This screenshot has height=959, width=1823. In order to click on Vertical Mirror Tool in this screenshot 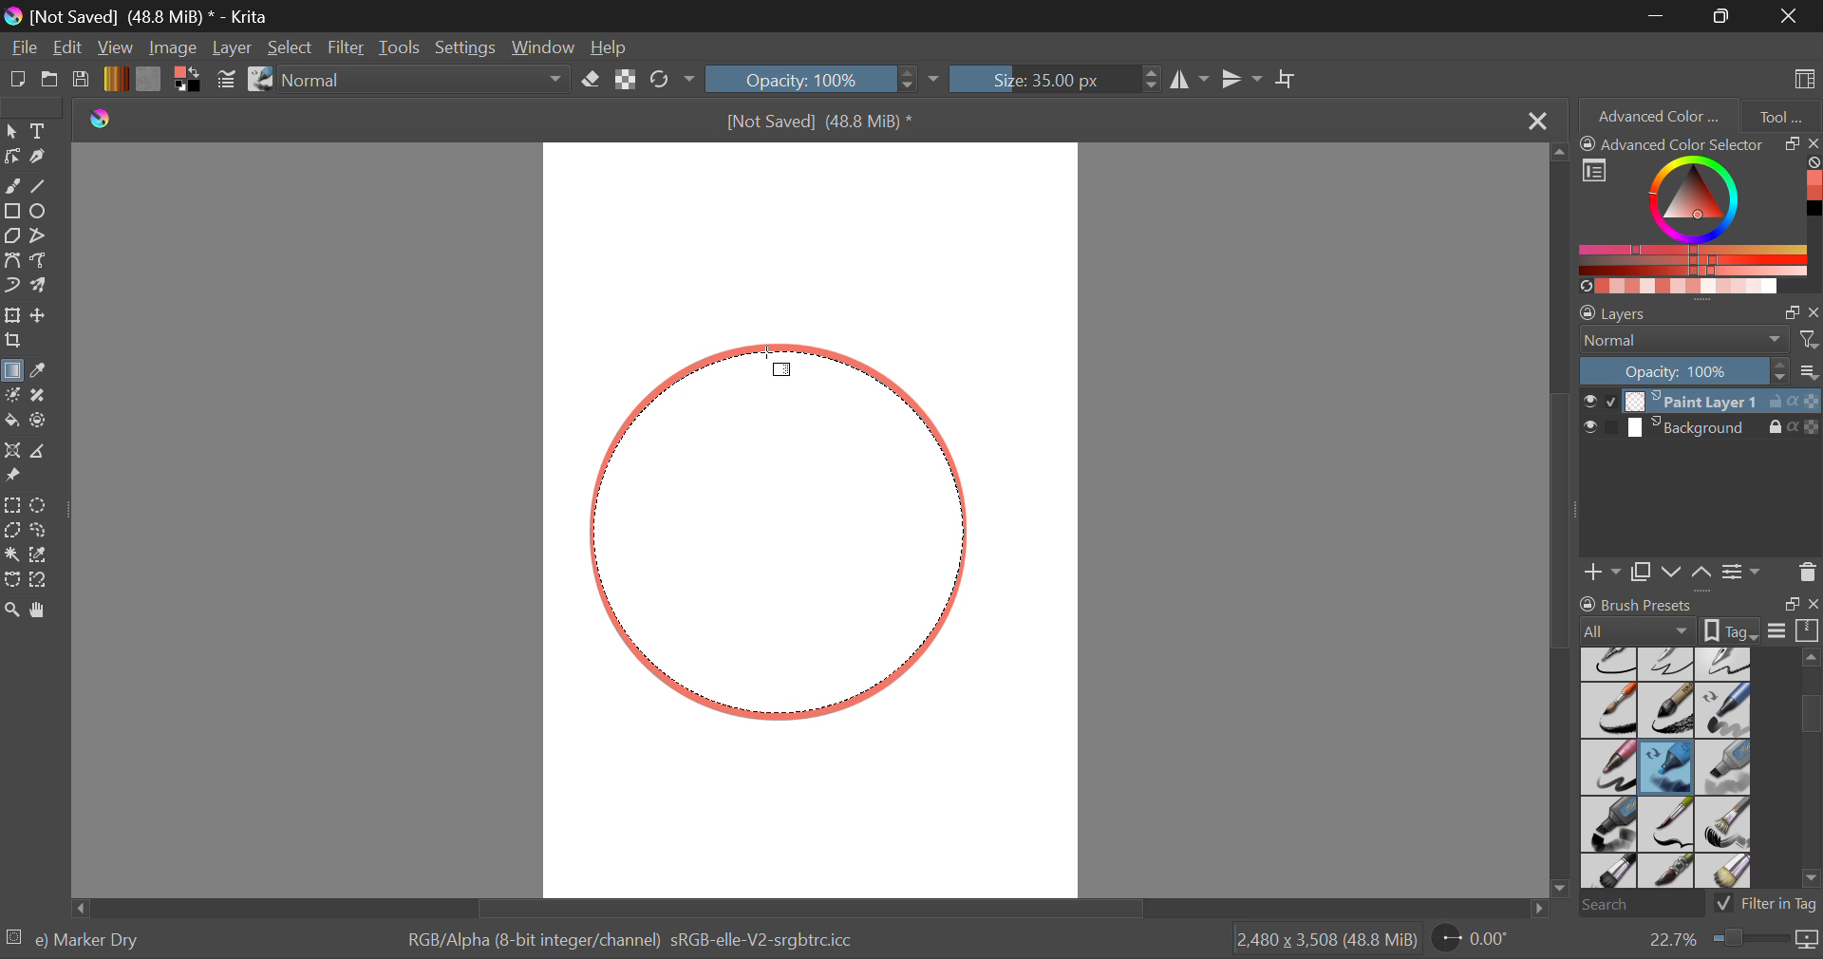, I will do `click(1241, 80)`.